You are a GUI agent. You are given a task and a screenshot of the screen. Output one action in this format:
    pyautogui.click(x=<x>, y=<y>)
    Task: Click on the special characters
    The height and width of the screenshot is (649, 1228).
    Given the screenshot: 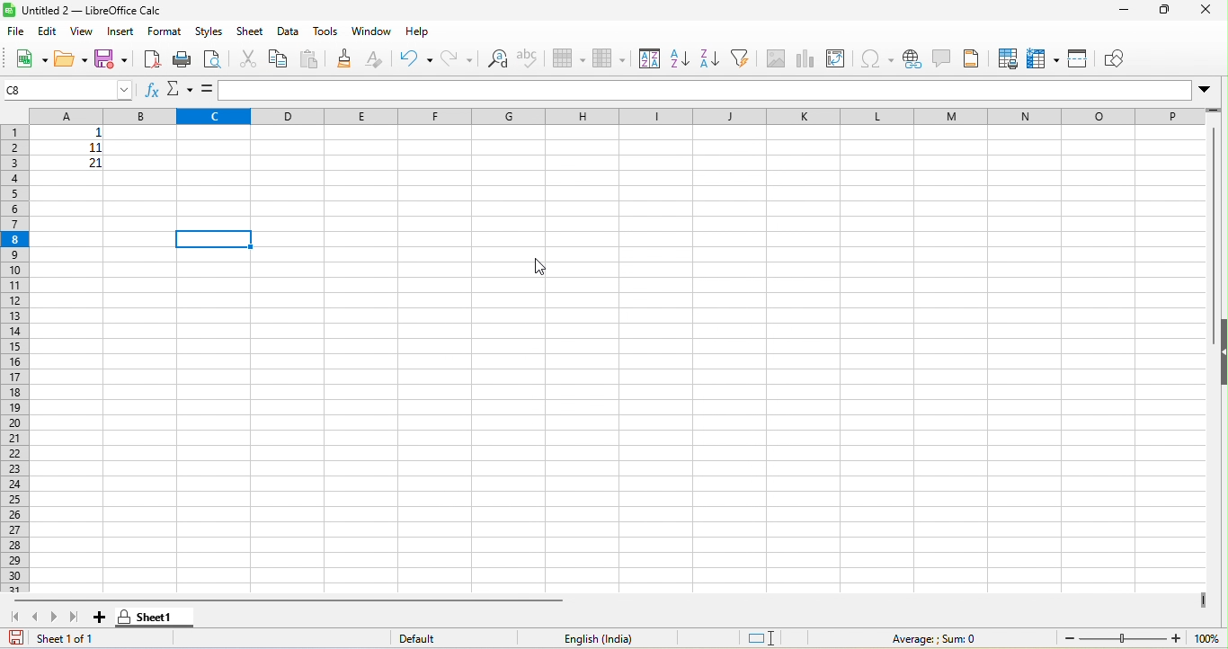 What is the action you would take?
    pyautogui.click(x=888, y=58)
    